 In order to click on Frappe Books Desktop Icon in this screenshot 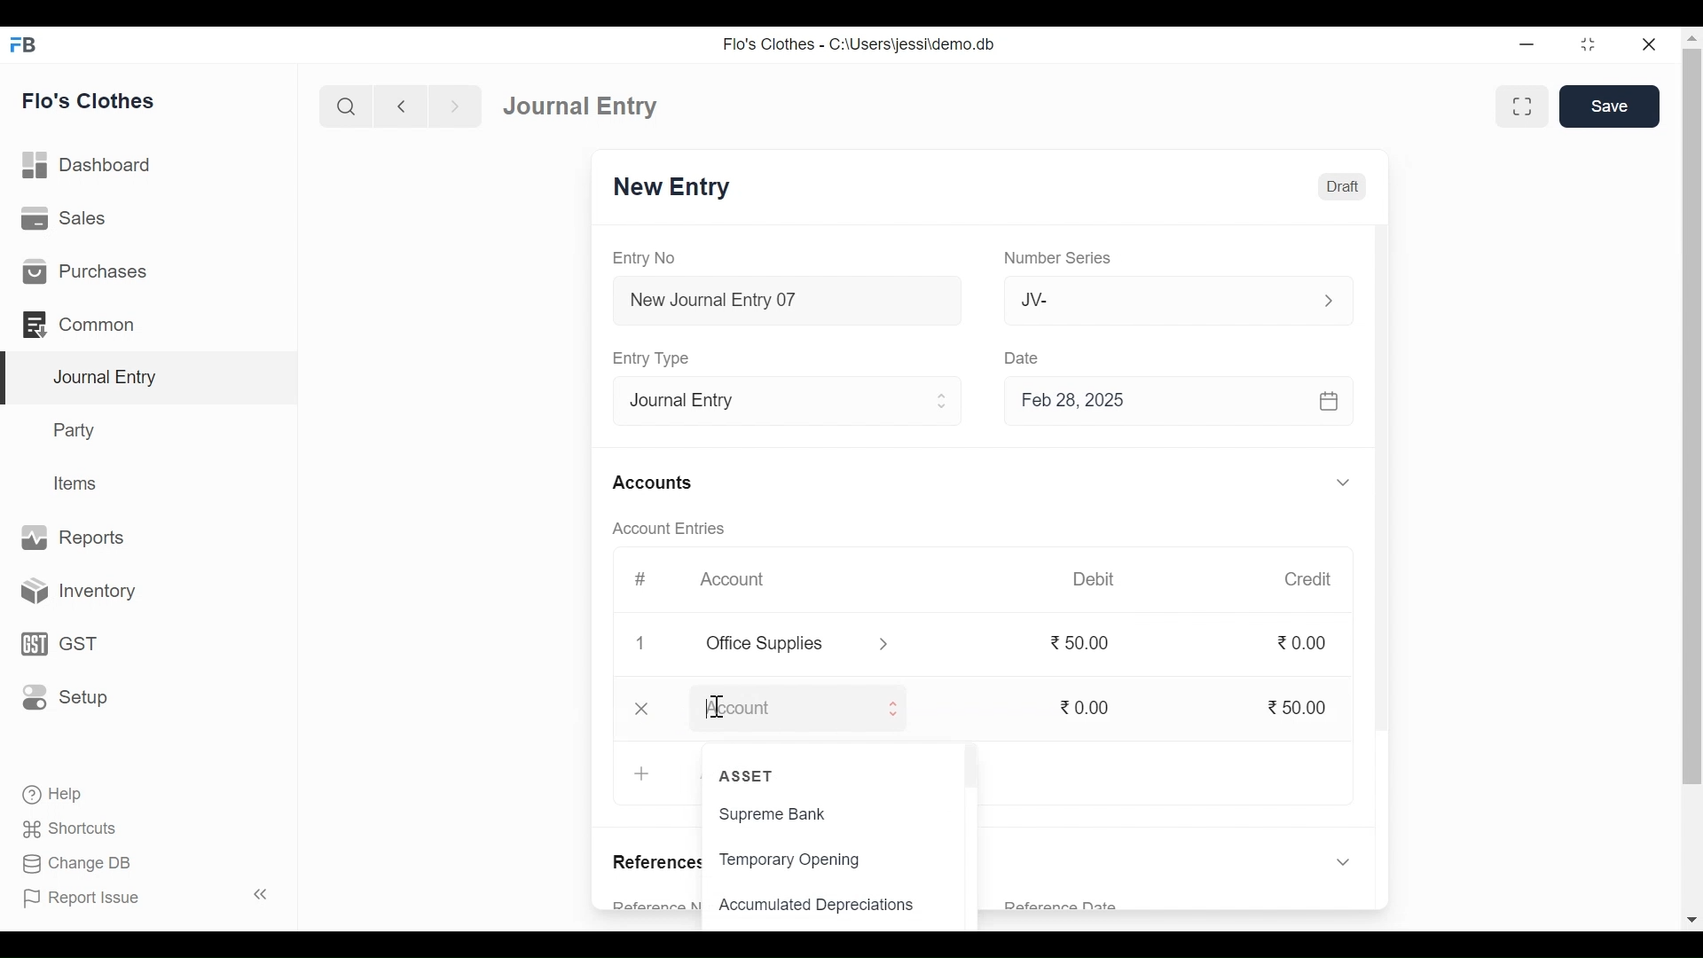, I will do `click(24, 45)`.